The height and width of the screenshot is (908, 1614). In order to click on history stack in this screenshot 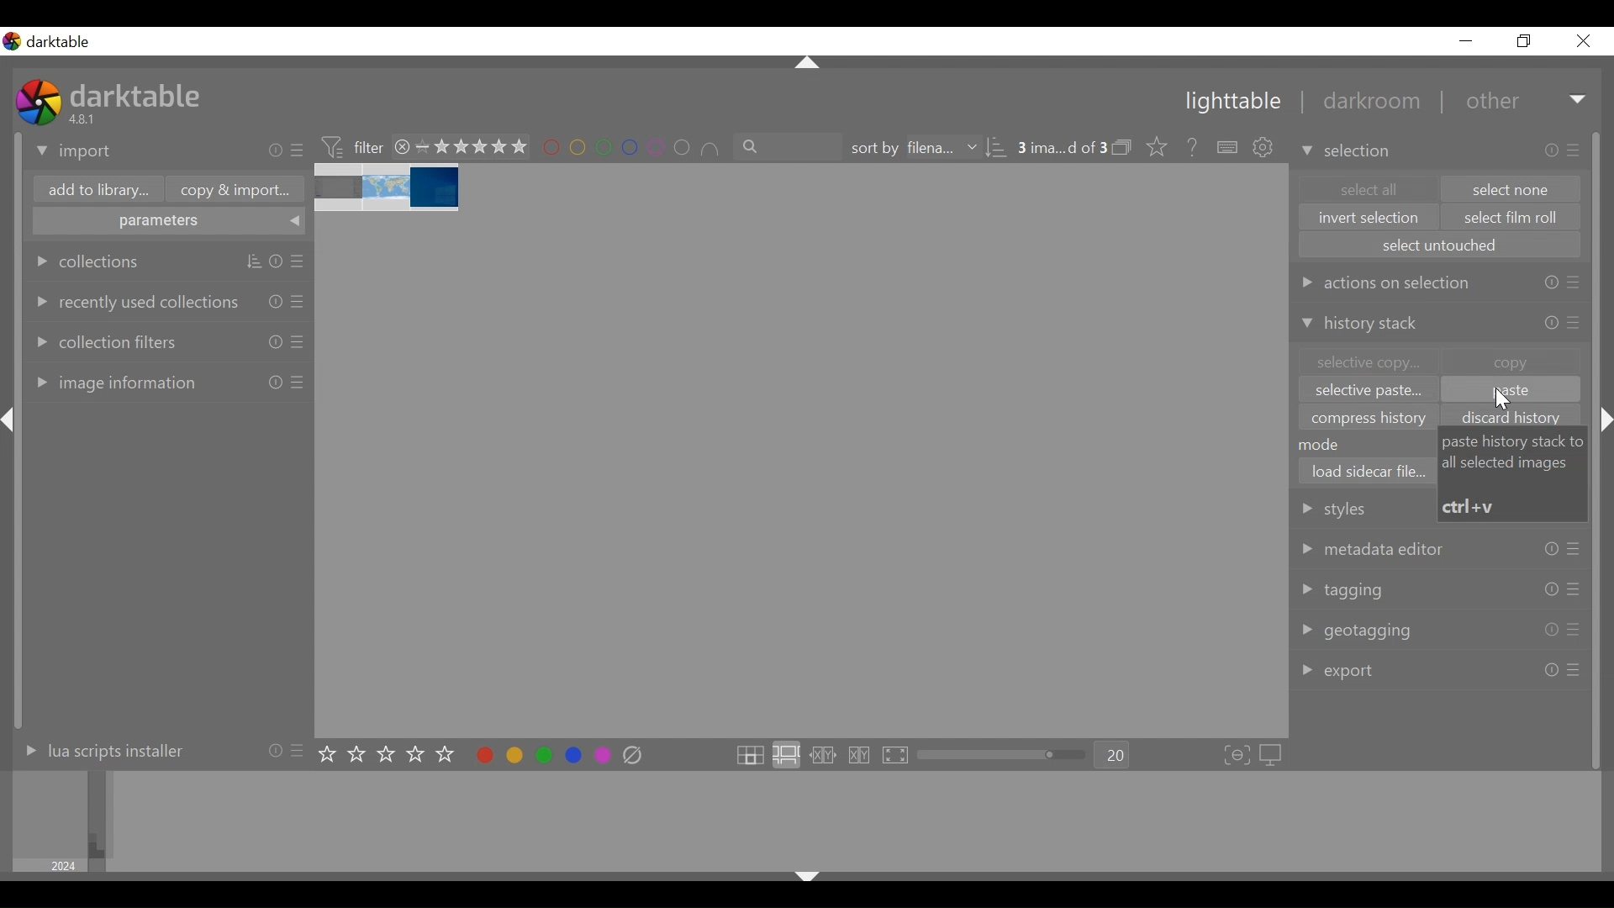, I will do `click(1363, 325)`.